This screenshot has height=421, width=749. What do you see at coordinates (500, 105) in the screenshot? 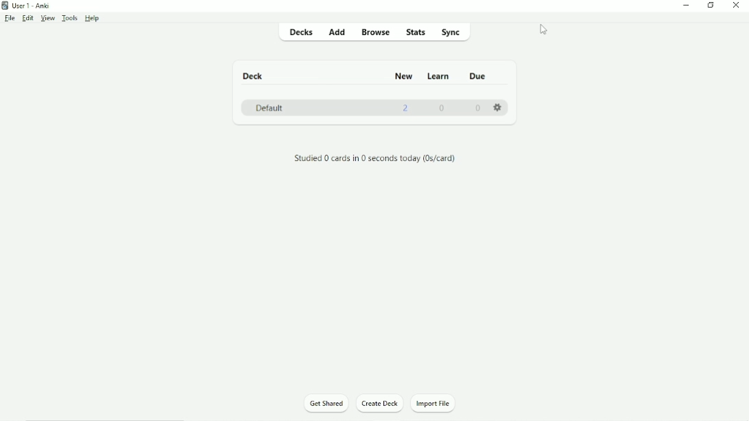
I see `Settings` at bounding box center [500, 105].